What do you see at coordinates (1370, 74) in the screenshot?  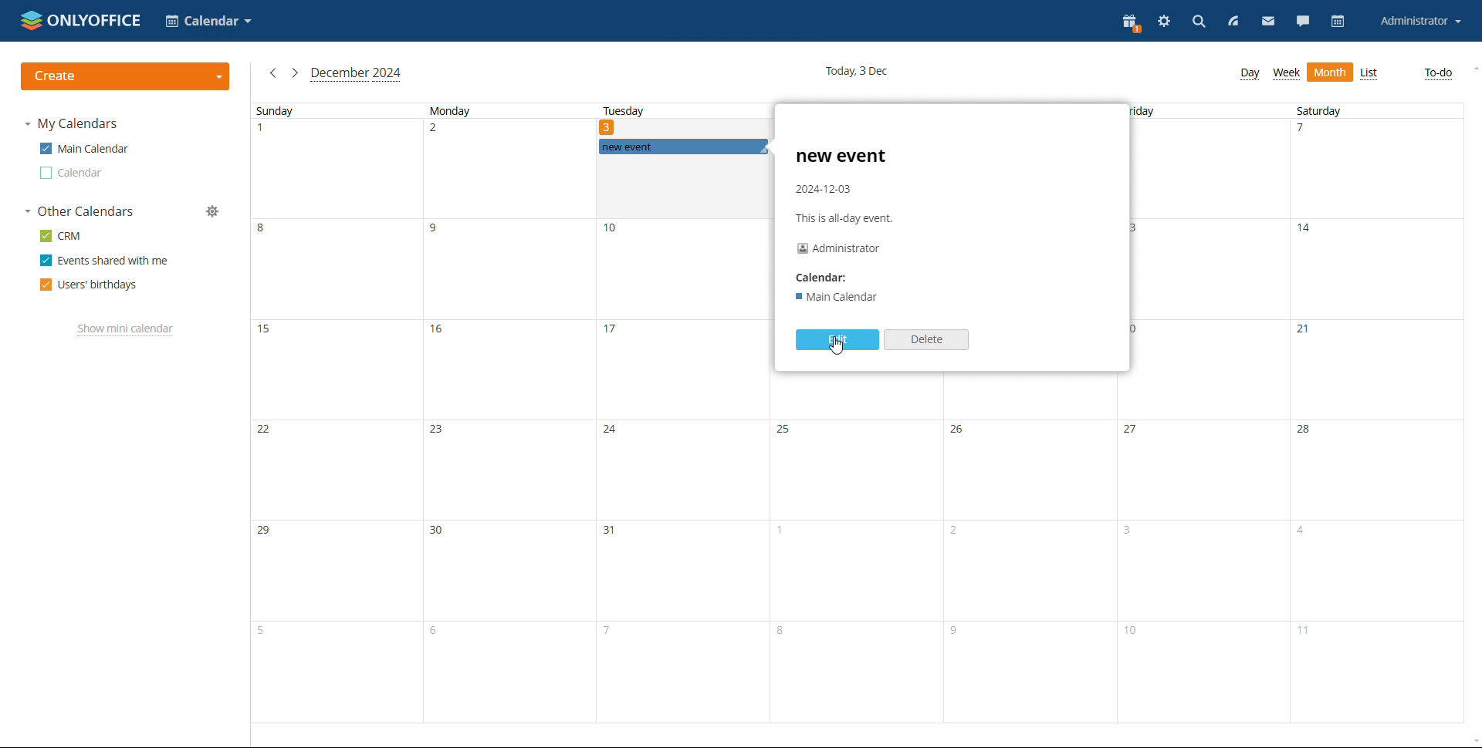 I see `list view` at bounding box center [1370, 74].